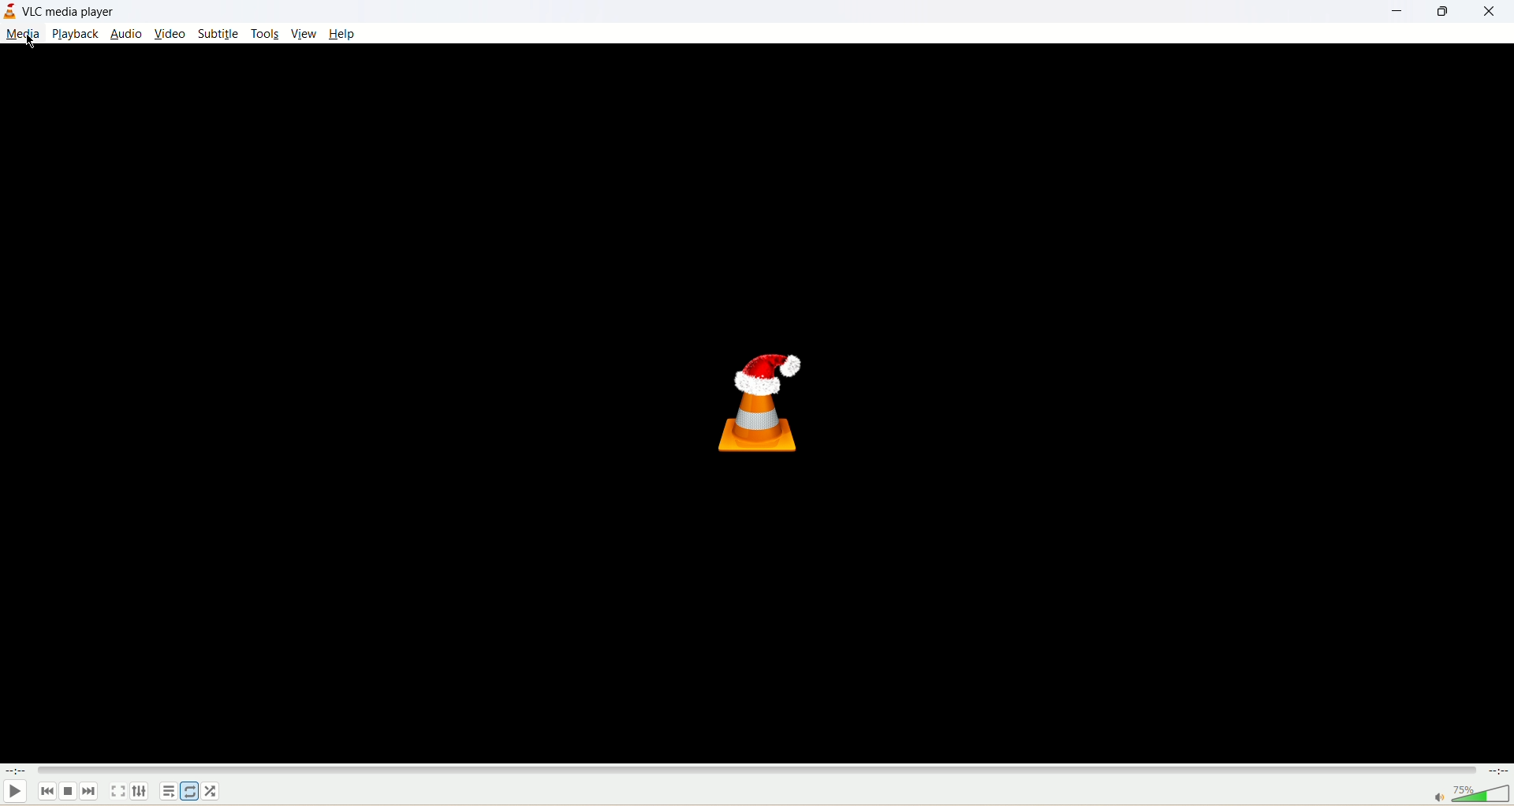 The height and width of the screenshot is (806, 1514). Describe the element at coordinates (141, 791) in the screenshot. I see `audio/subtitle track option` at that location.